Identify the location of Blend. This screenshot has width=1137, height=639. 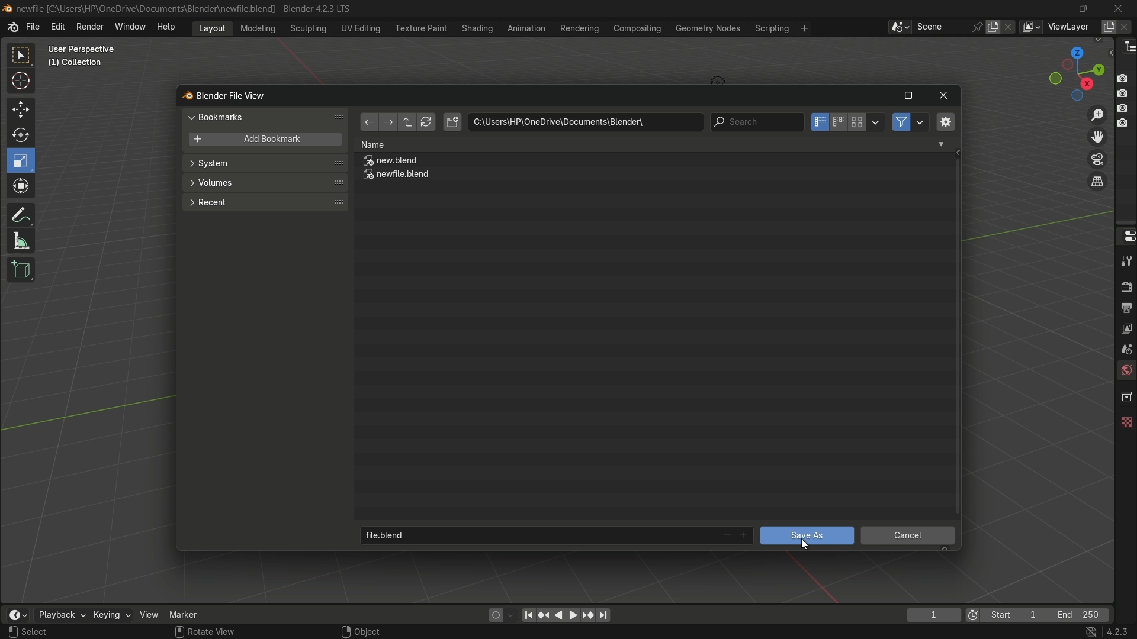
(7, 8).